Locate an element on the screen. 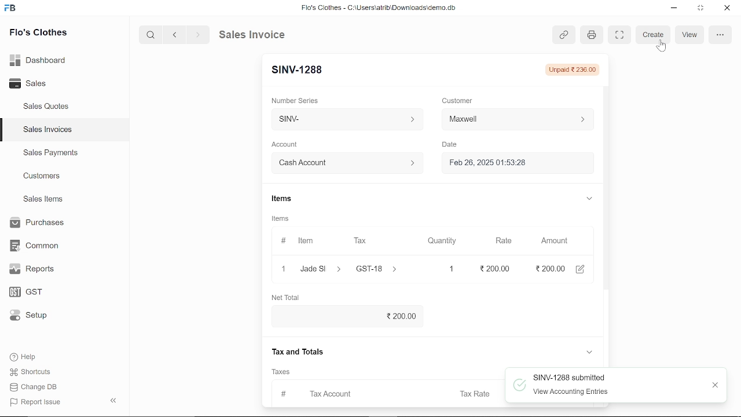 The height and width of the screenshot is (417, 741). | Report Issue: is located at coordinates (37, 402).